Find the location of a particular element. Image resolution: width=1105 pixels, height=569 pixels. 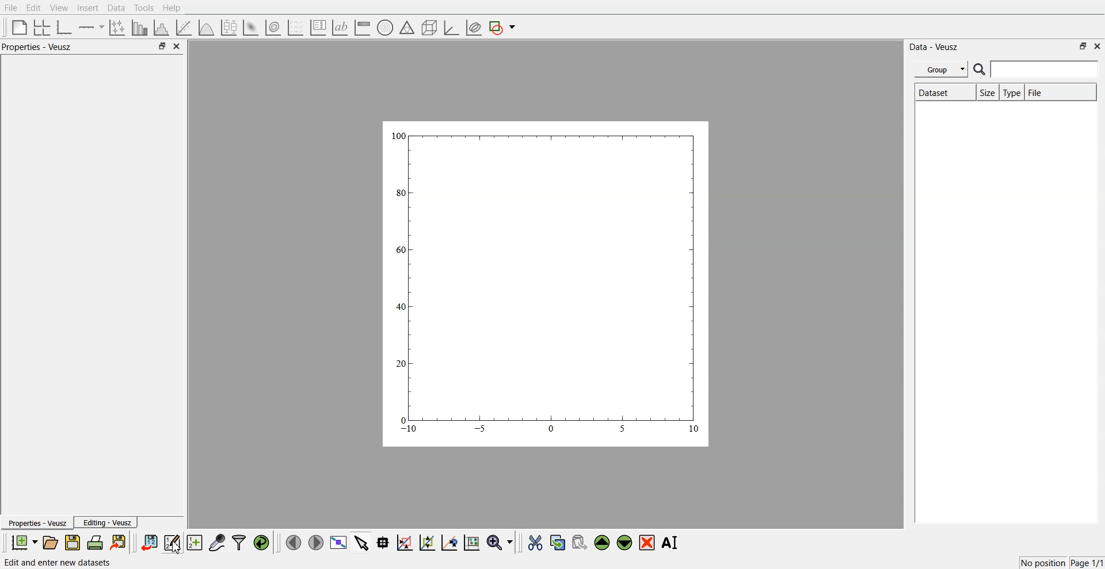

search icon is located at coordinates (981, 69).